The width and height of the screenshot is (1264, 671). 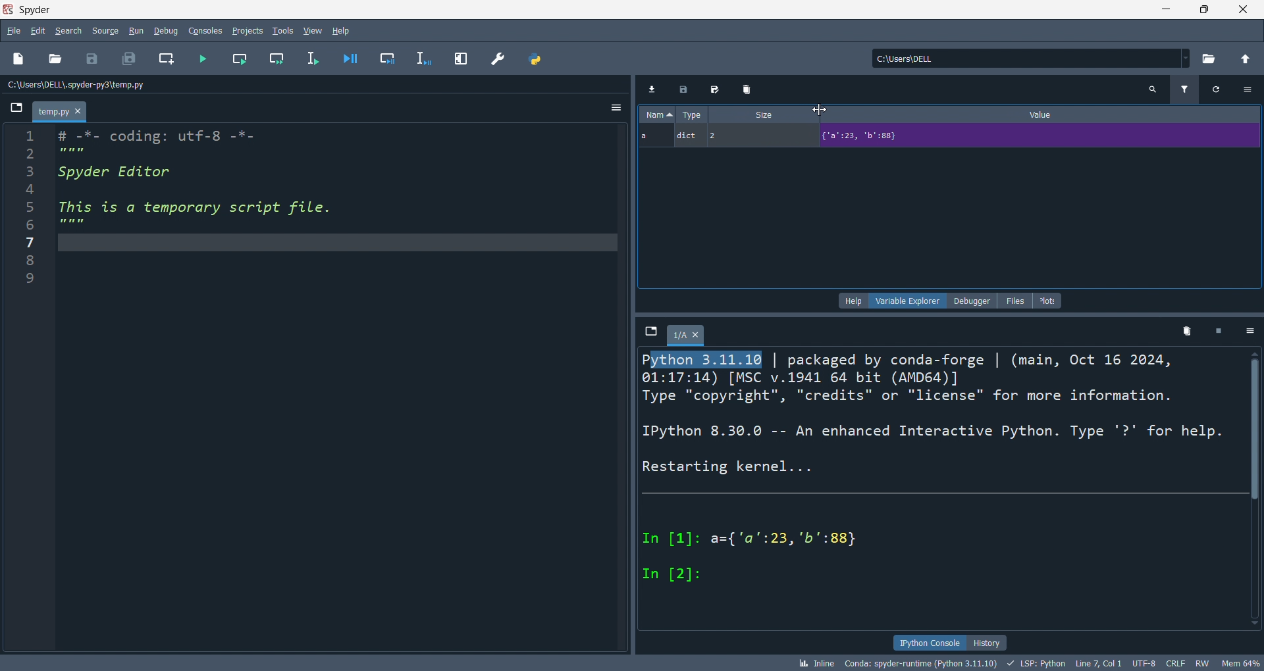 I want to click on size, so click(x=760, y=115).